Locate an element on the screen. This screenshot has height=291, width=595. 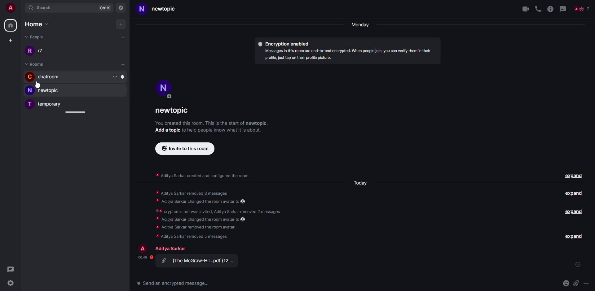
account is located at coordinates (11, 7).